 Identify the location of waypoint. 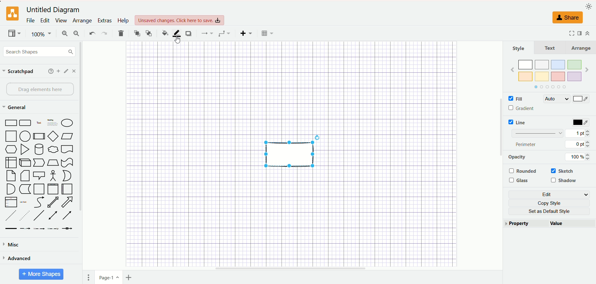
(224, 33).